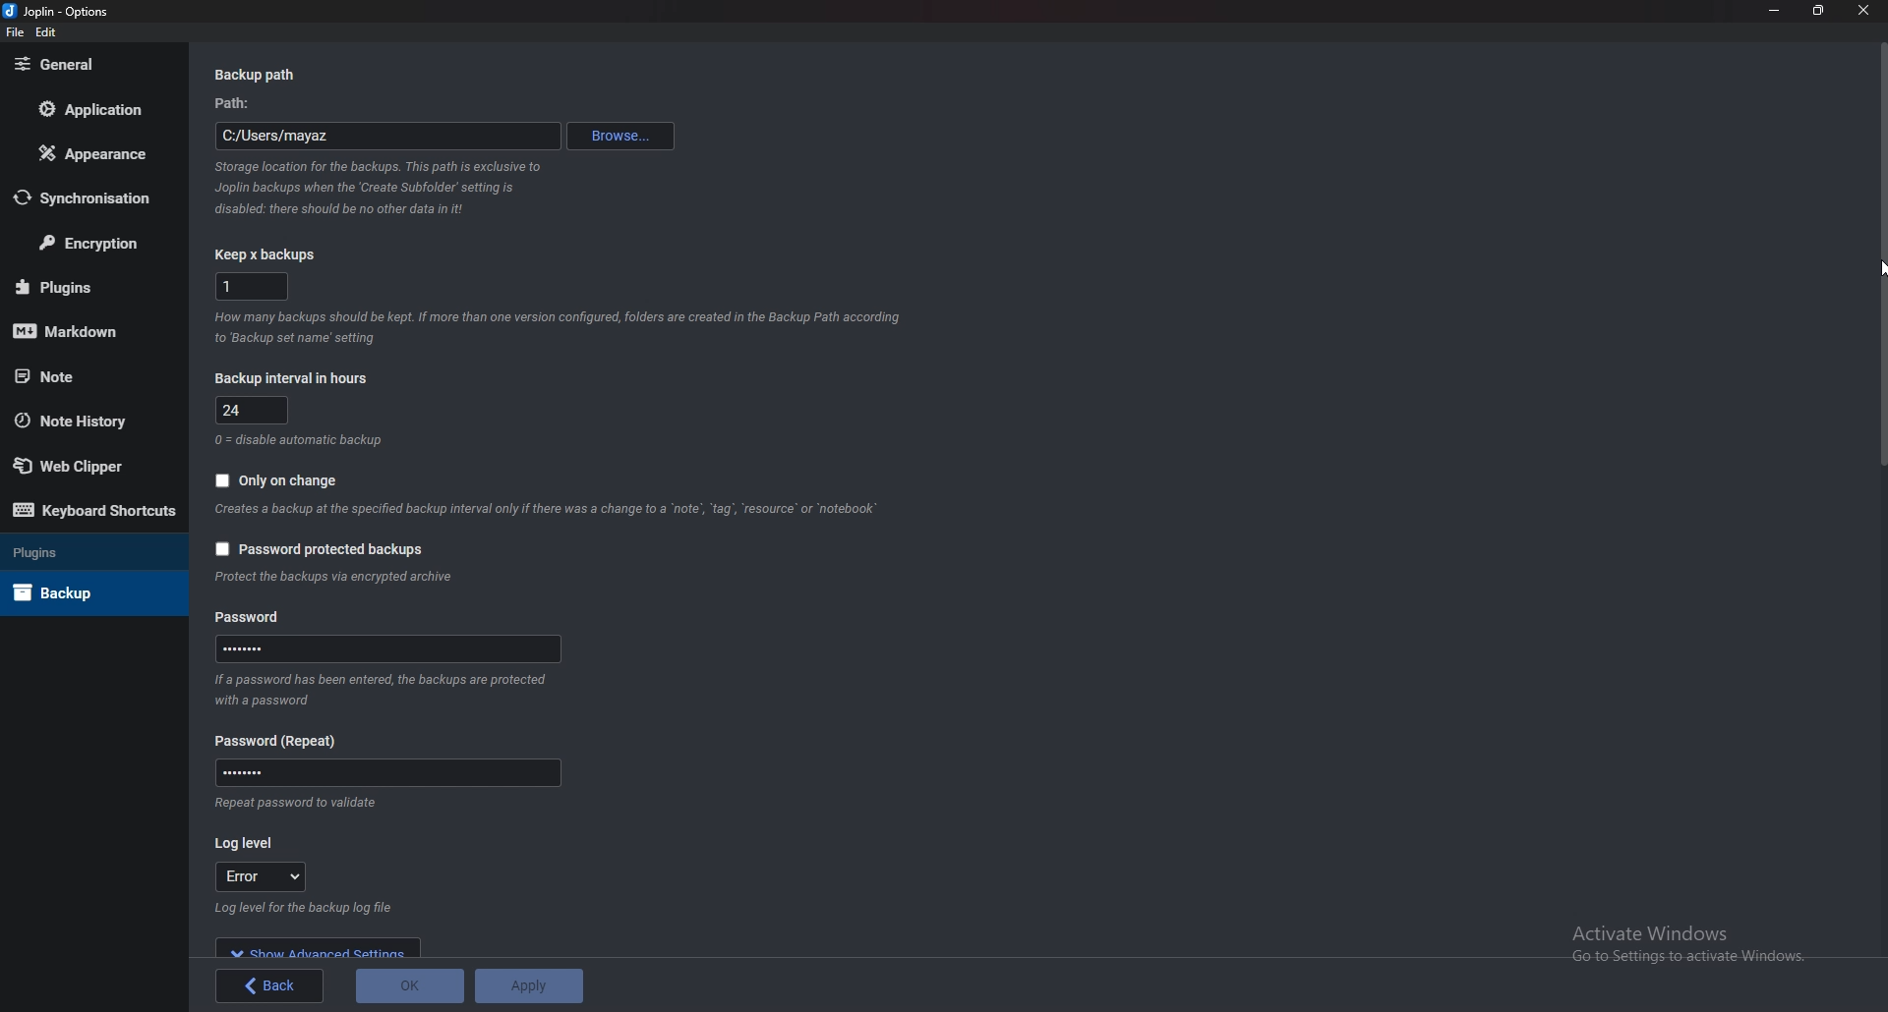 Image resolution: width=1888 pixels, height=1012 pixels. Describe the element at coordinates (88, 286) in the screenshot. I see `Plugins` at that location.